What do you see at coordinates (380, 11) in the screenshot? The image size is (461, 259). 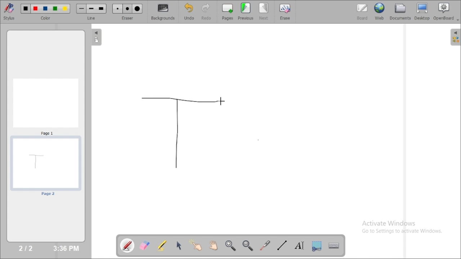 I see `web` at bounding box center [380, 11].